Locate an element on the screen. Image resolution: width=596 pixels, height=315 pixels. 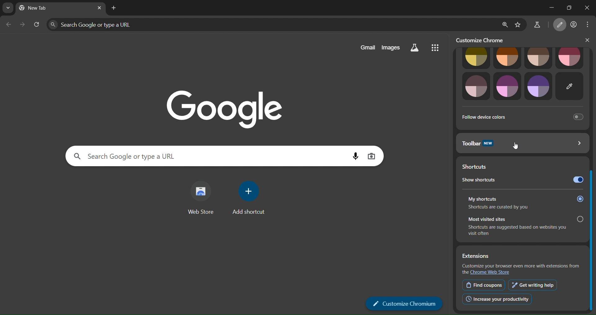
close is located at coordinates (586, 9).